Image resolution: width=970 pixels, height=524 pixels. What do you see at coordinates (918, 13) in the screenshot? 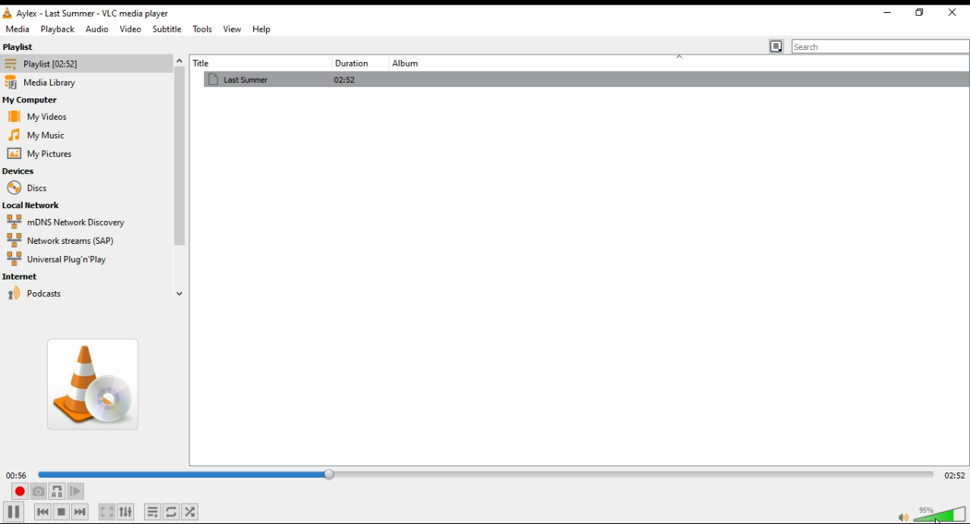
I see `restore` at bounding box center [918, 13].